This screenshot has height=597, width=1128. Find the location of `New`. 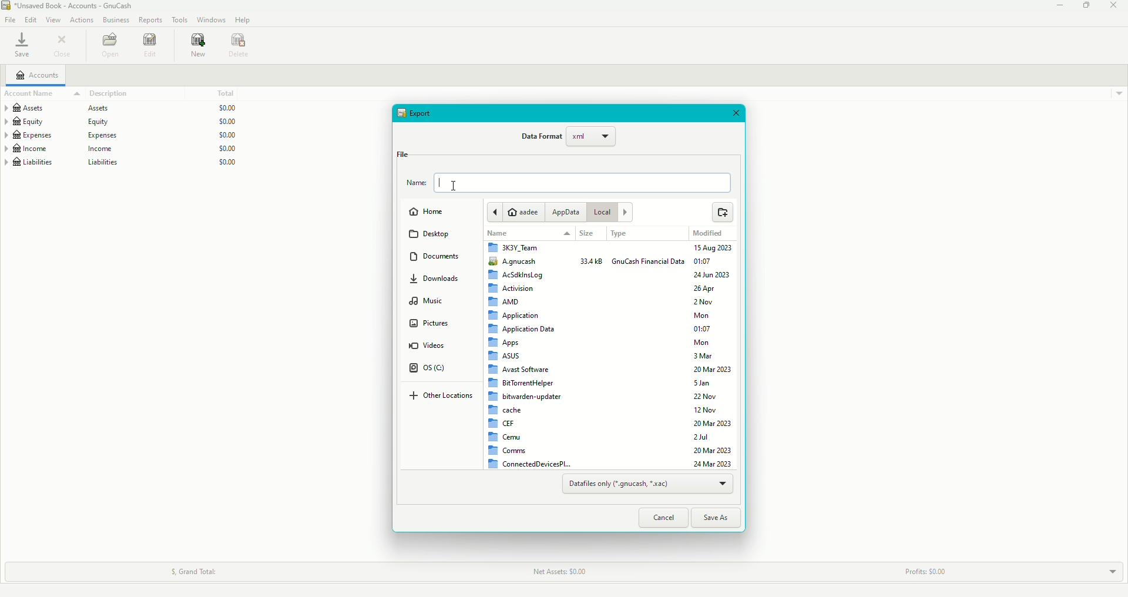

New is located at coordinates (200, 47).